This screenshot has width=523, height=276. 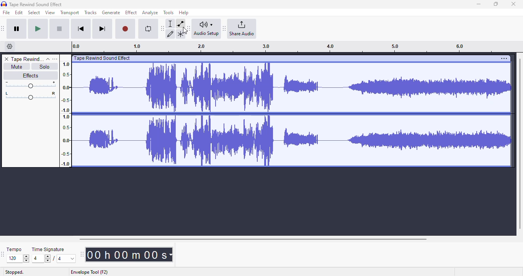 I want to click on Input for time signature, so click(x=41, y=259).